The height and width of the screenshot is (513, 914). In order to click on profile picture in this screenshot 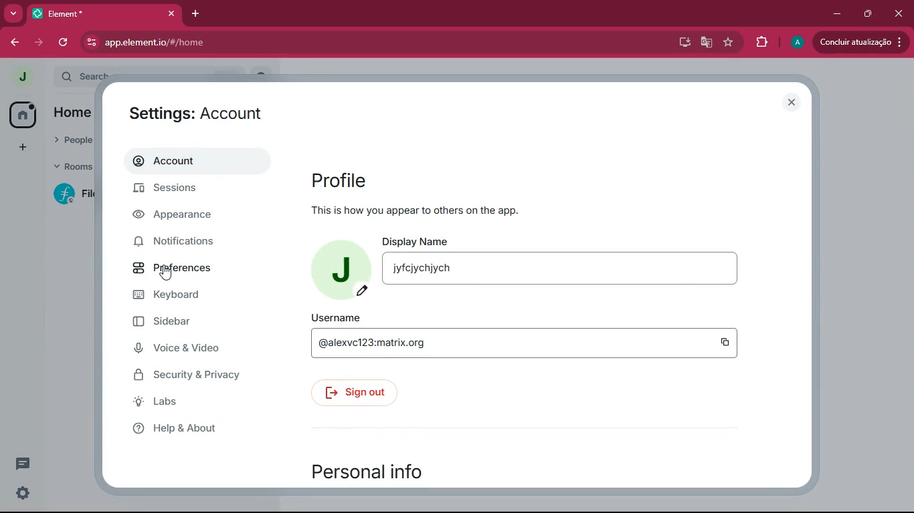, I will do `click(796, 43)`.